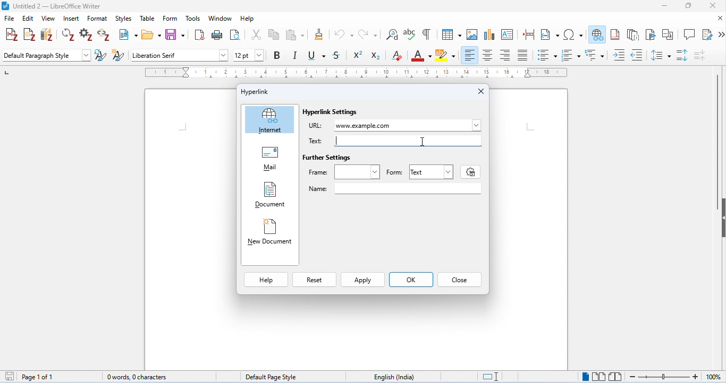  I want to click on export as pdf, so click(198, 35).